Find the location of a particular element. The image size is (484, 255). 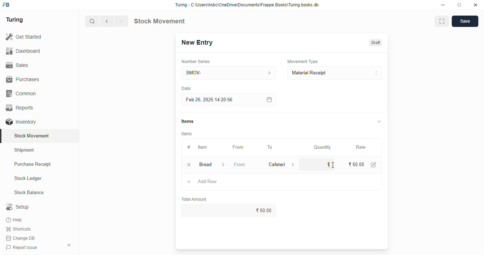

toggle sidebar is located at coordinates (69, 245).